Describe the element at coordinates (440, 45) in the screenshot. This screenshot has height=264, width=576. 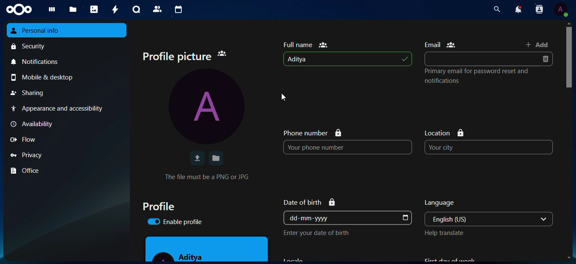
I see `email` at that location.